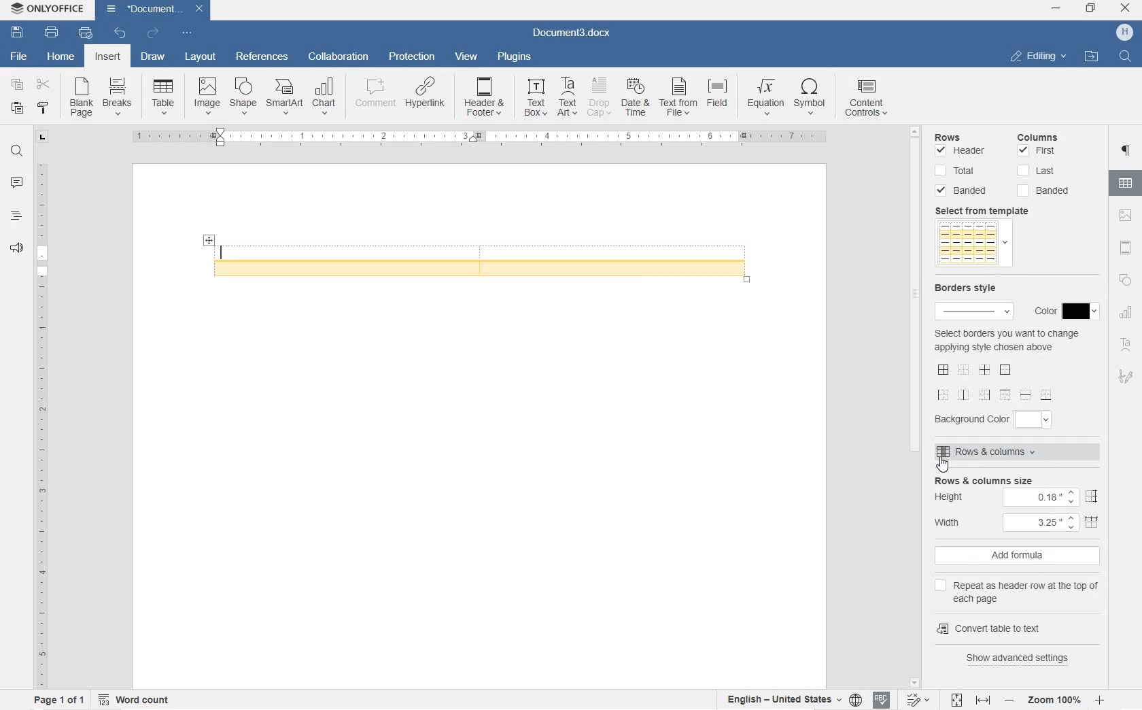  Describe the element at coordinates (1126, 375) in the screenshot. I see `SIGNATURE` at that location.